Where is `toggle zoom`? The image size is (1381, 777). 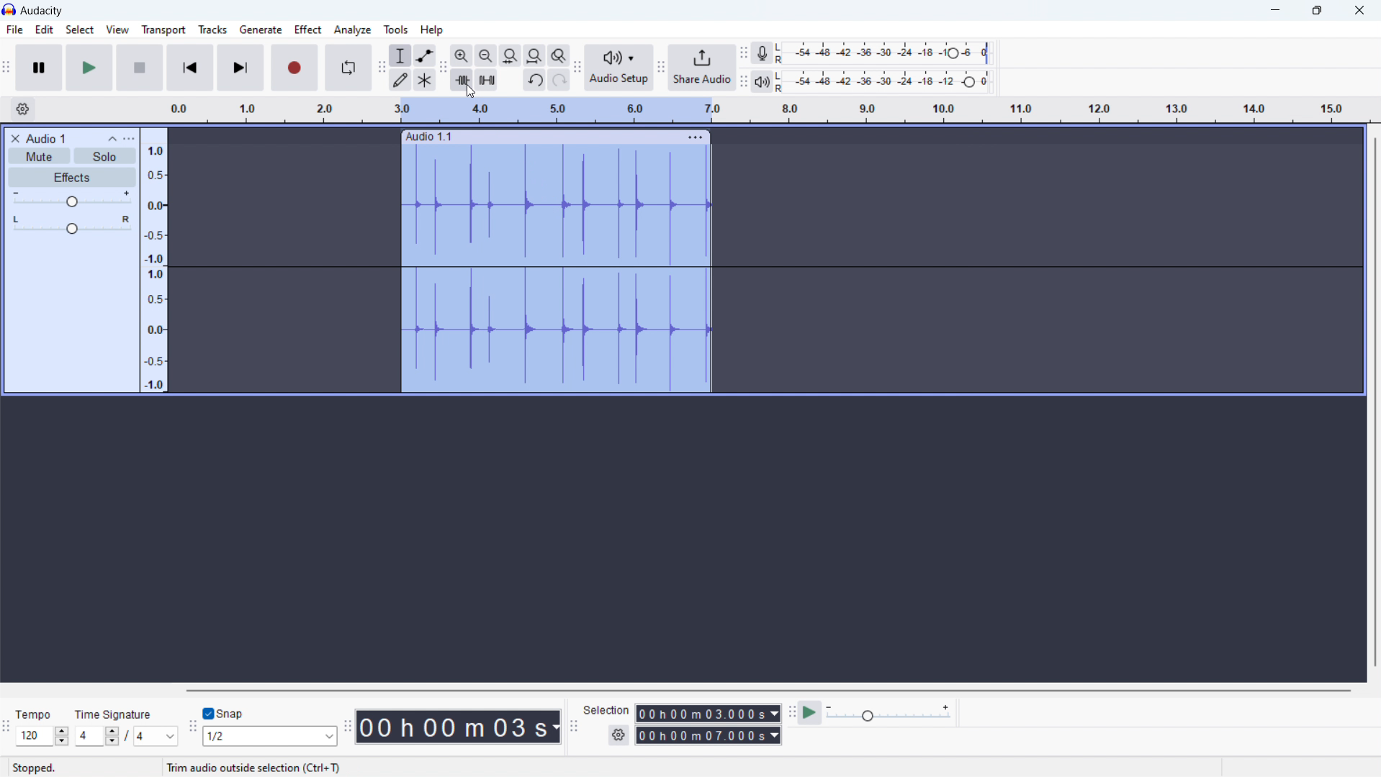 toggle zoom is located at coordinates (559, 55).